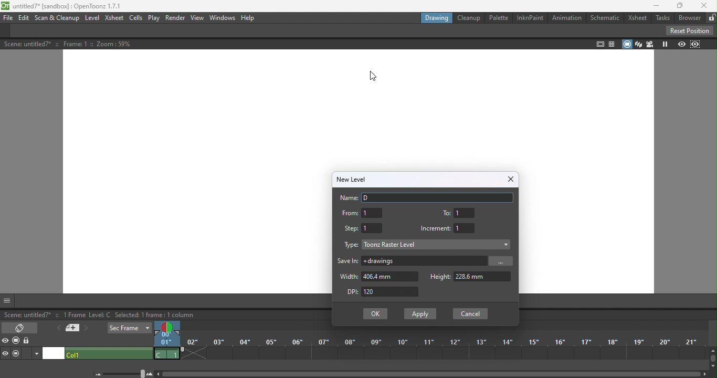 The image size is (717, 378). I want to click on Preview, so click(682, 45).